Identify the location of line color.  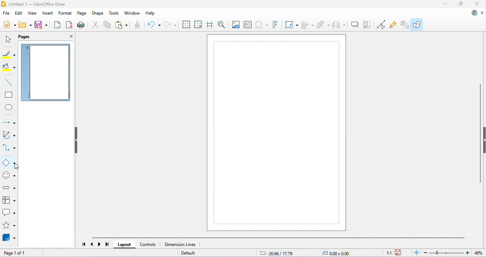
(9, 54).